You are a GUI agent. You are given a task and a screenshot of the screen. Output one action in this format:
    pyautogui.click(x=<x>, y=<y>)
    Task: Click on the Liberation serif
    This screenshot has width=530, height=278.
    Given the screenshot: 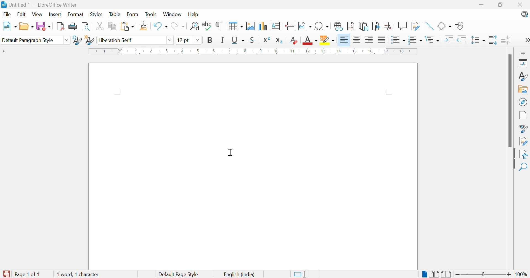 What is the action you would take?
    pyautogui.click(x=116, y=40)
    